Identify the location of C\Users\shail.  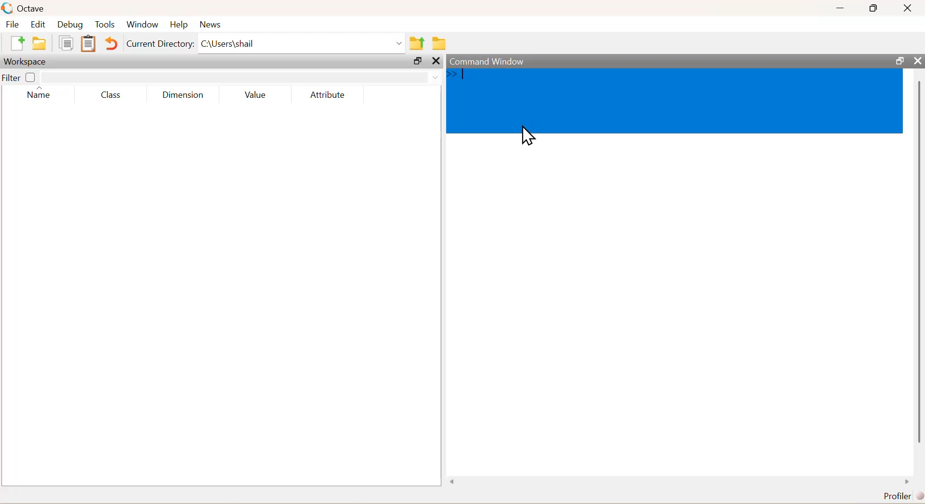
(227, 43).